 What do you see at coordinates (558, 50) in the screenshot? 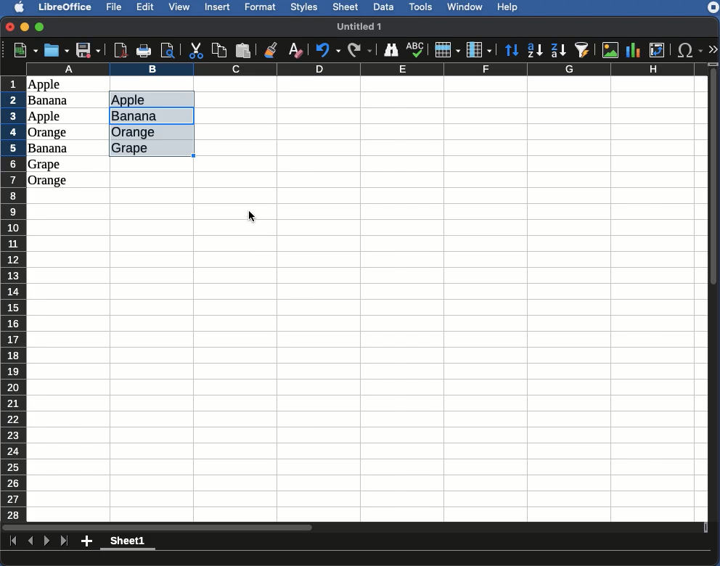
I see `Descending` at bounding box center [558, 50].